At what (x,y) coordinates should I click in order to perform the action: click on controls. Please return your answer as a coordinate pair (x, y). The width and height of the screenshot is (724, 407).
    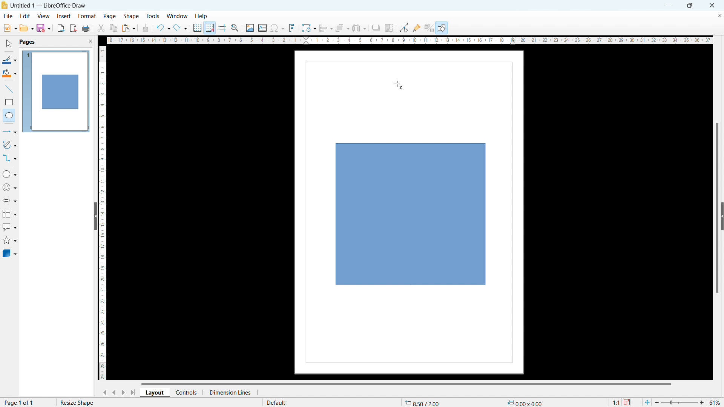
    Looking at the image, I should click on (187, 392).